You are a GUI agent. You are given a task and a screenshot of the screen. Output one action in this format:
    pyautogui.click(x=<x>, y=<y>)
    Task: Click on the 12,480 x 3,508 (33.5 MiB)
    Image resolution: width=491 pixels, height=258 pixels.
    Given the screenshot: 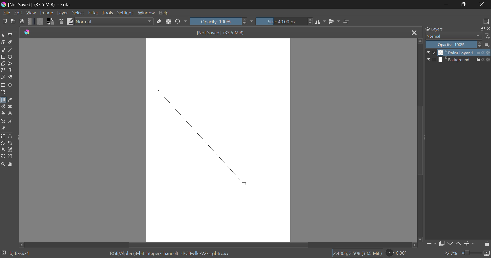 What is the action you would take?
    pyautogui.click(x=357, y=253)
    